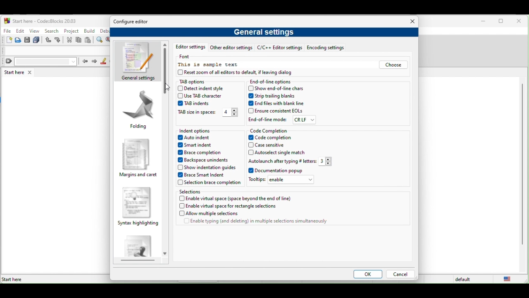 Image resolution: width=529 pixels, height=298 pixels. Describe the element at coordinates (366, 275) in the screenshot. I see `ok` at that location.